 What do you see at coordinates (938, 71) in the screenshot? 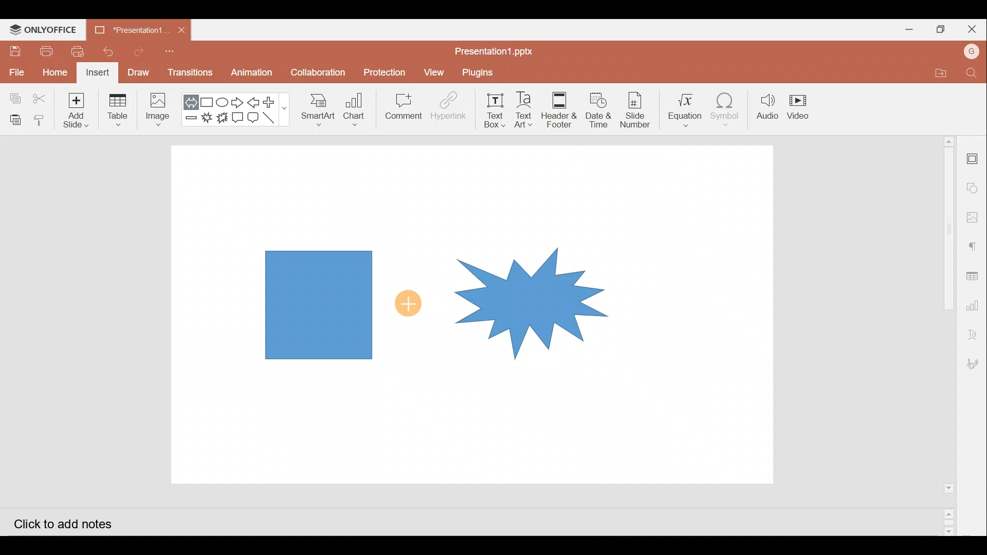
I see `Open file location` at bounding box center [938, 71].